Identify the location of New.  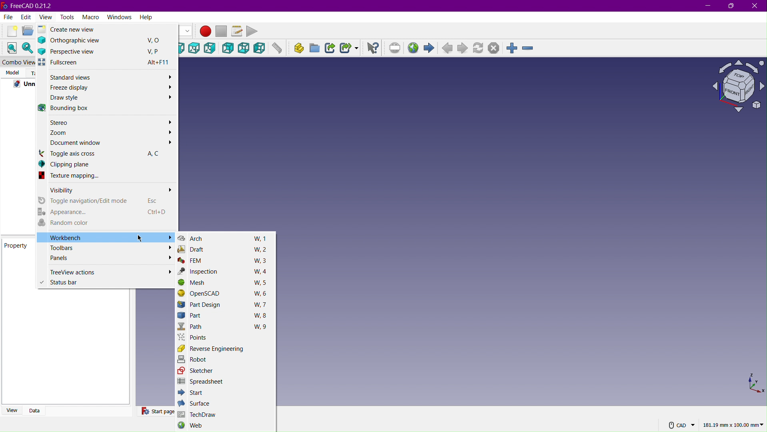
(12, 31).